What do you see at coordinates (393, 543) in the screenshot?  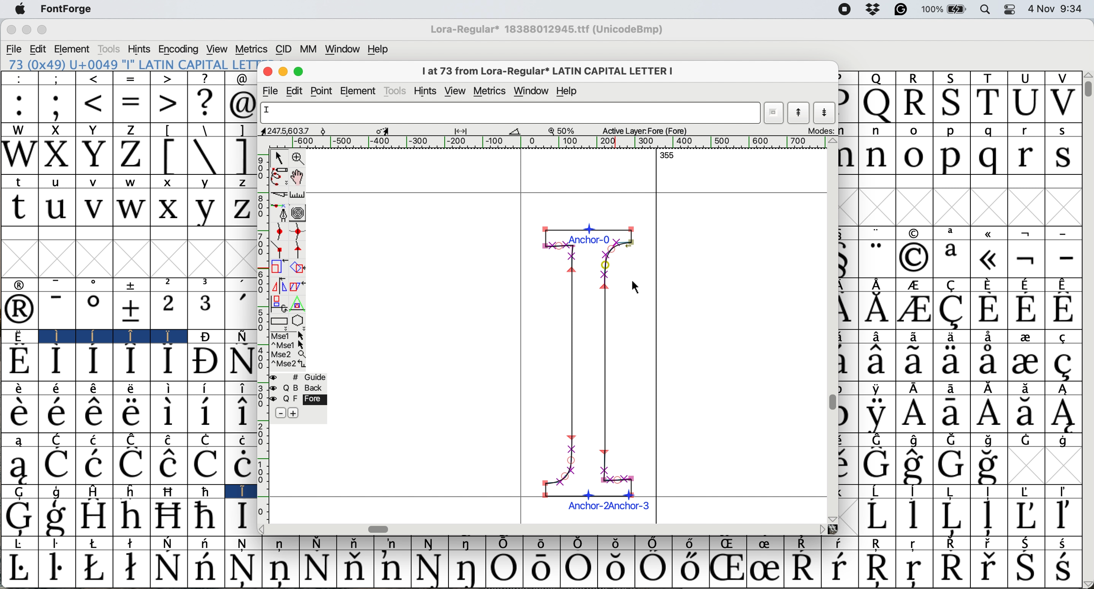 I see `Symbol` at bounding box center [393, 543].